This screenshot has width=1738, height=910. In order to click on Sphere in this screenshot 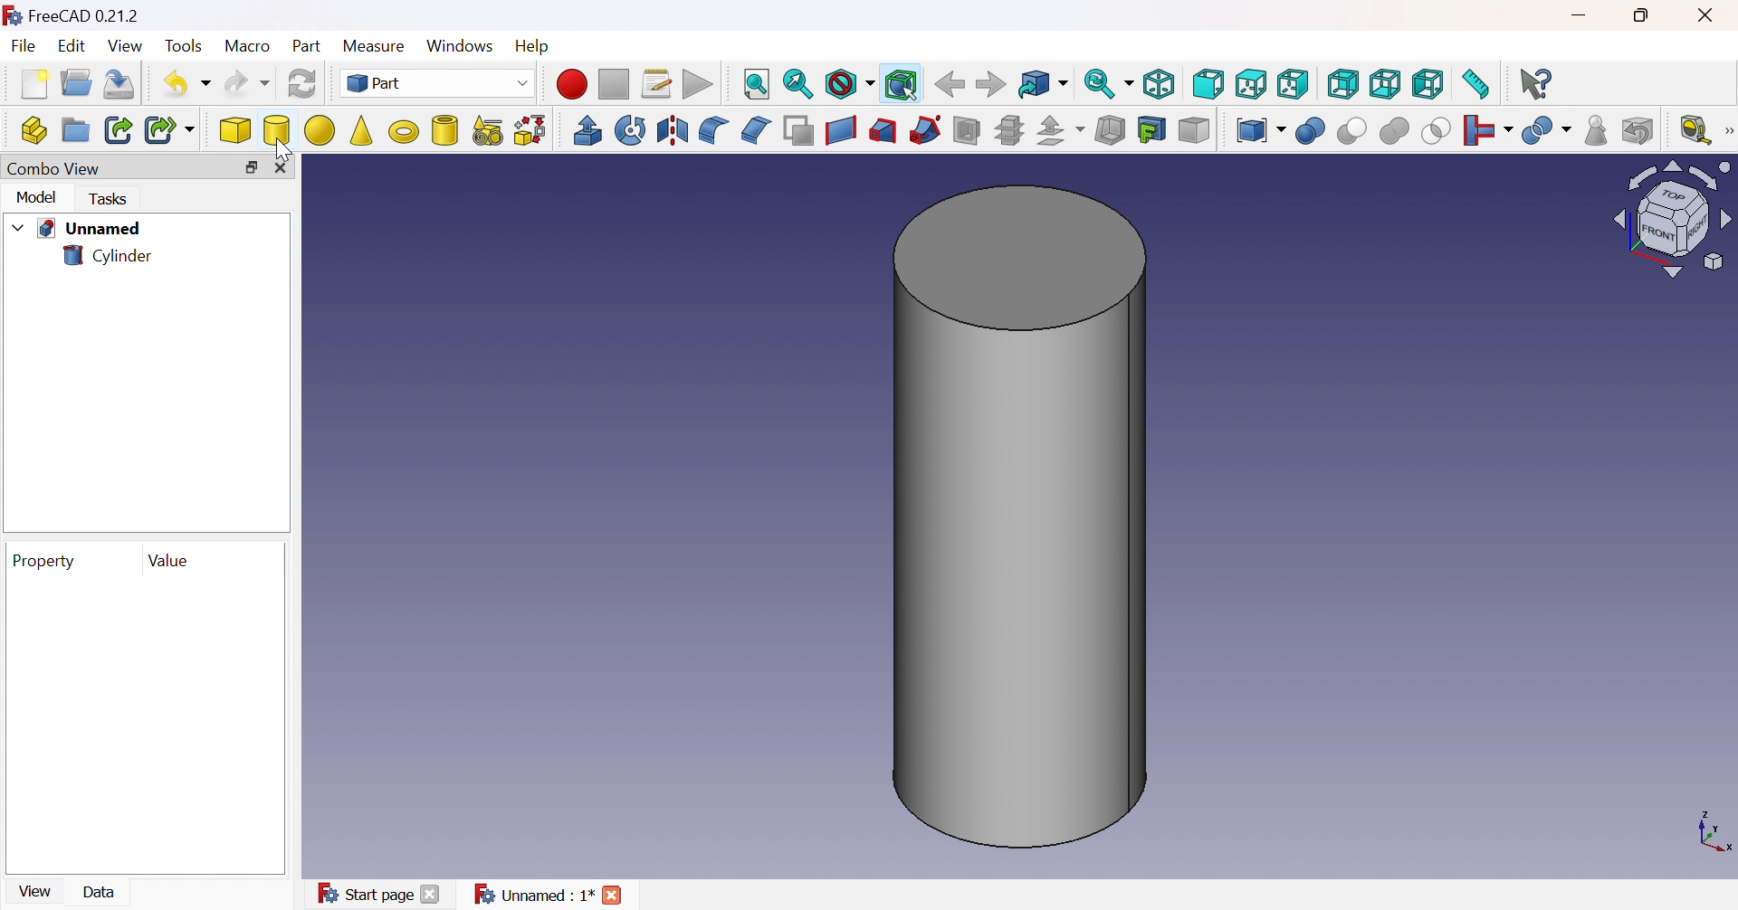, I will do `click(320, 130)`.